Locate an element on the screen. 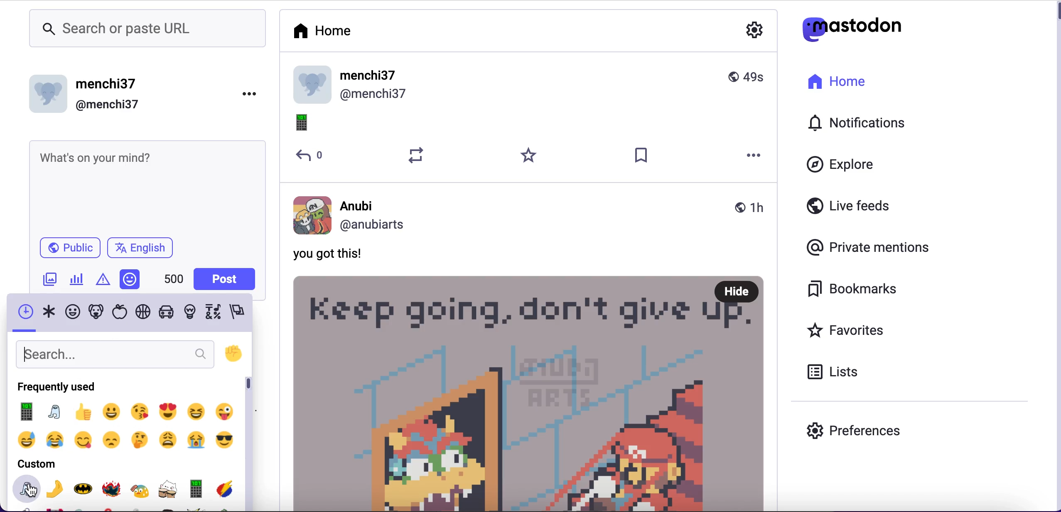 This screenshot has height=512, width=1061. emoji is located at coordinates (233, 354).